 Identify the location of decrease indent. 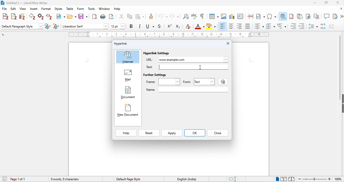
(302, 26).